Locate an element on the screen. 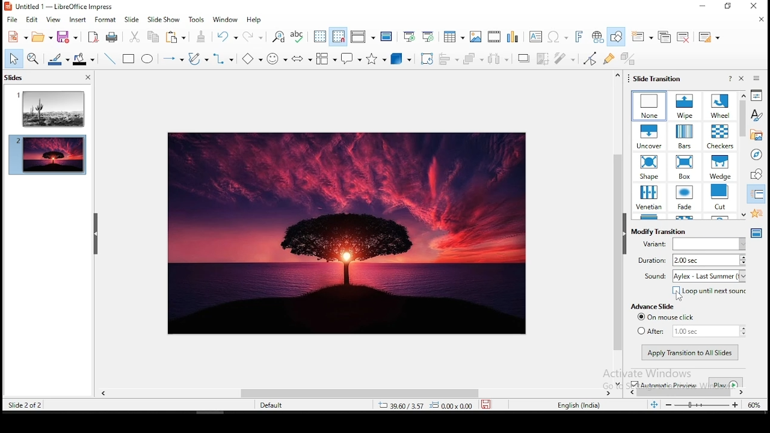  slide show is located at coordinates (165, 20).